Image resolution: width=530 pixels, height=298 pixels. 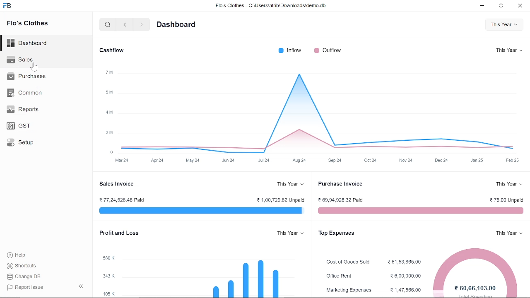 I want to click on Outflow, so click(x=328, y=49).